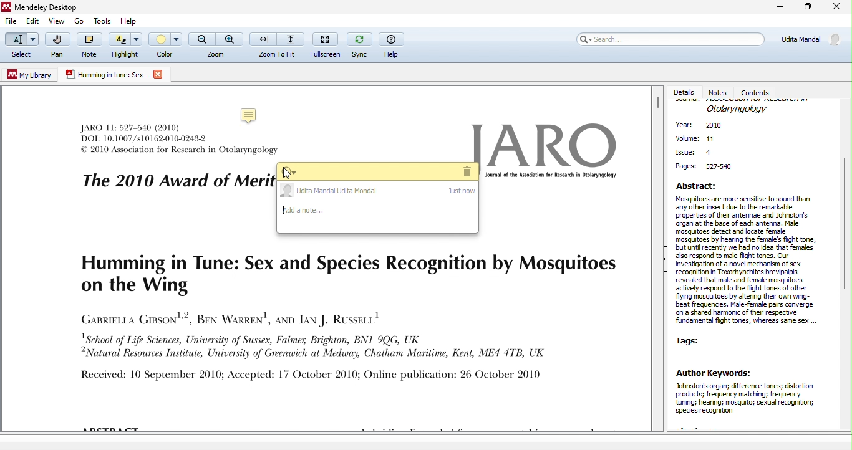 The image size is (852, 450). Describe the element at coordinates (33, 22) in the screenshot. I see `edit` at that location.